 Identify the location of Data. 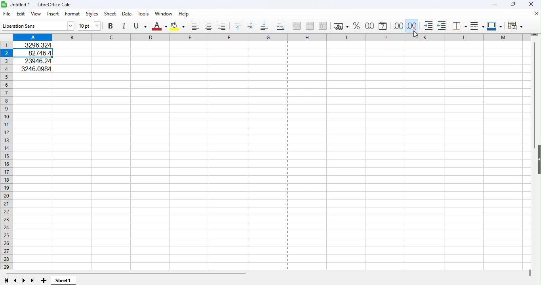
(126, 14).